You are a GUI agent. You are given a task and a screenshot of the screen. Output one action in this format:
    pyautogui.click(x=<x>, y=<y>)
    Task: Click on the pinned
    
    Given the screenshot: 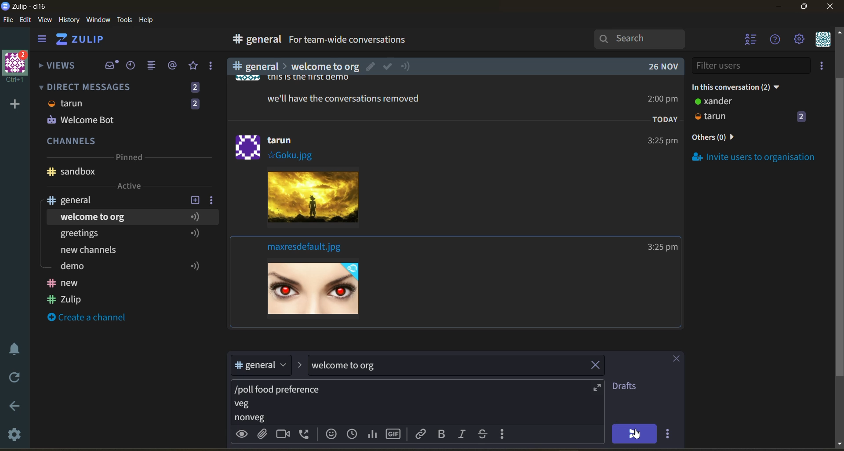 What is the action you would take?
    pyautogui.click(x=128, y=159)
    